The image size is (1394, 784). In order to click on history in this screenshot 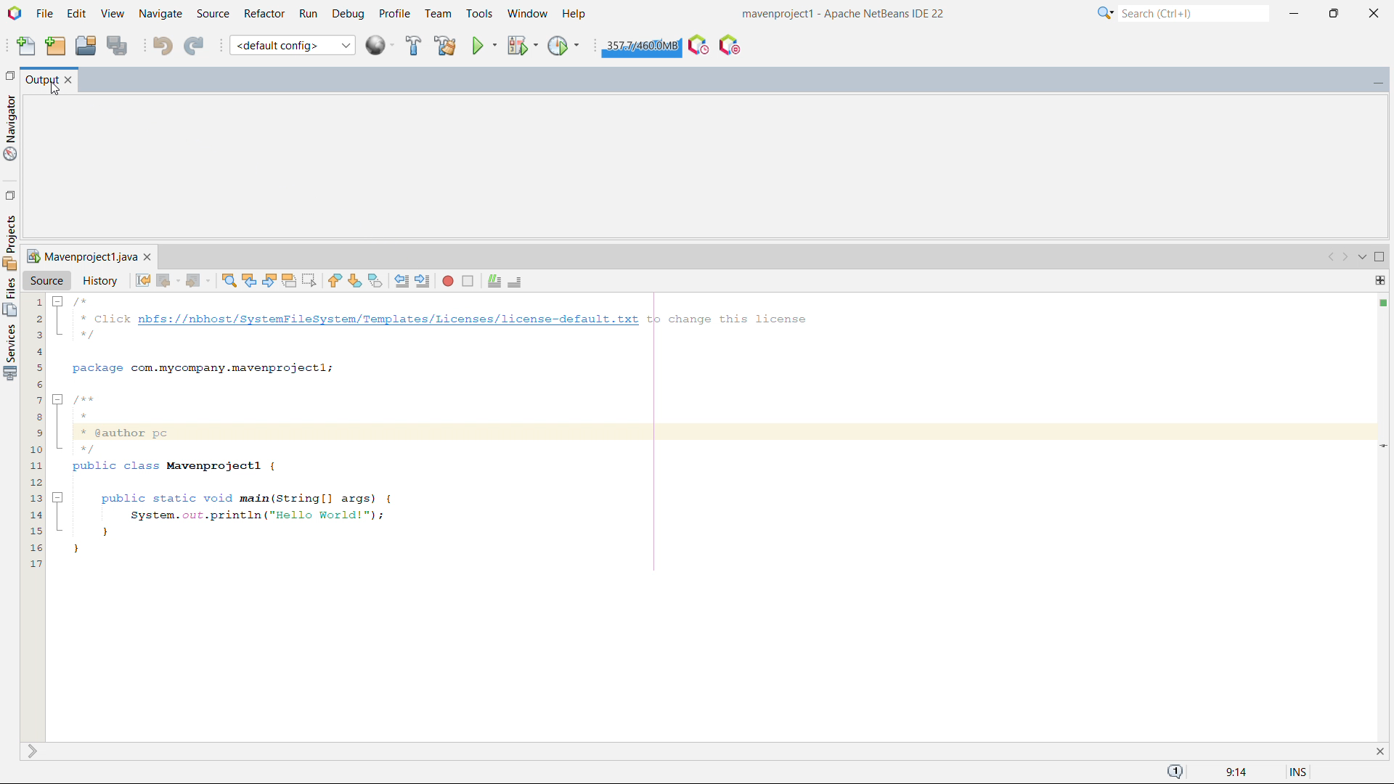, I will do `click(100, 280)`.